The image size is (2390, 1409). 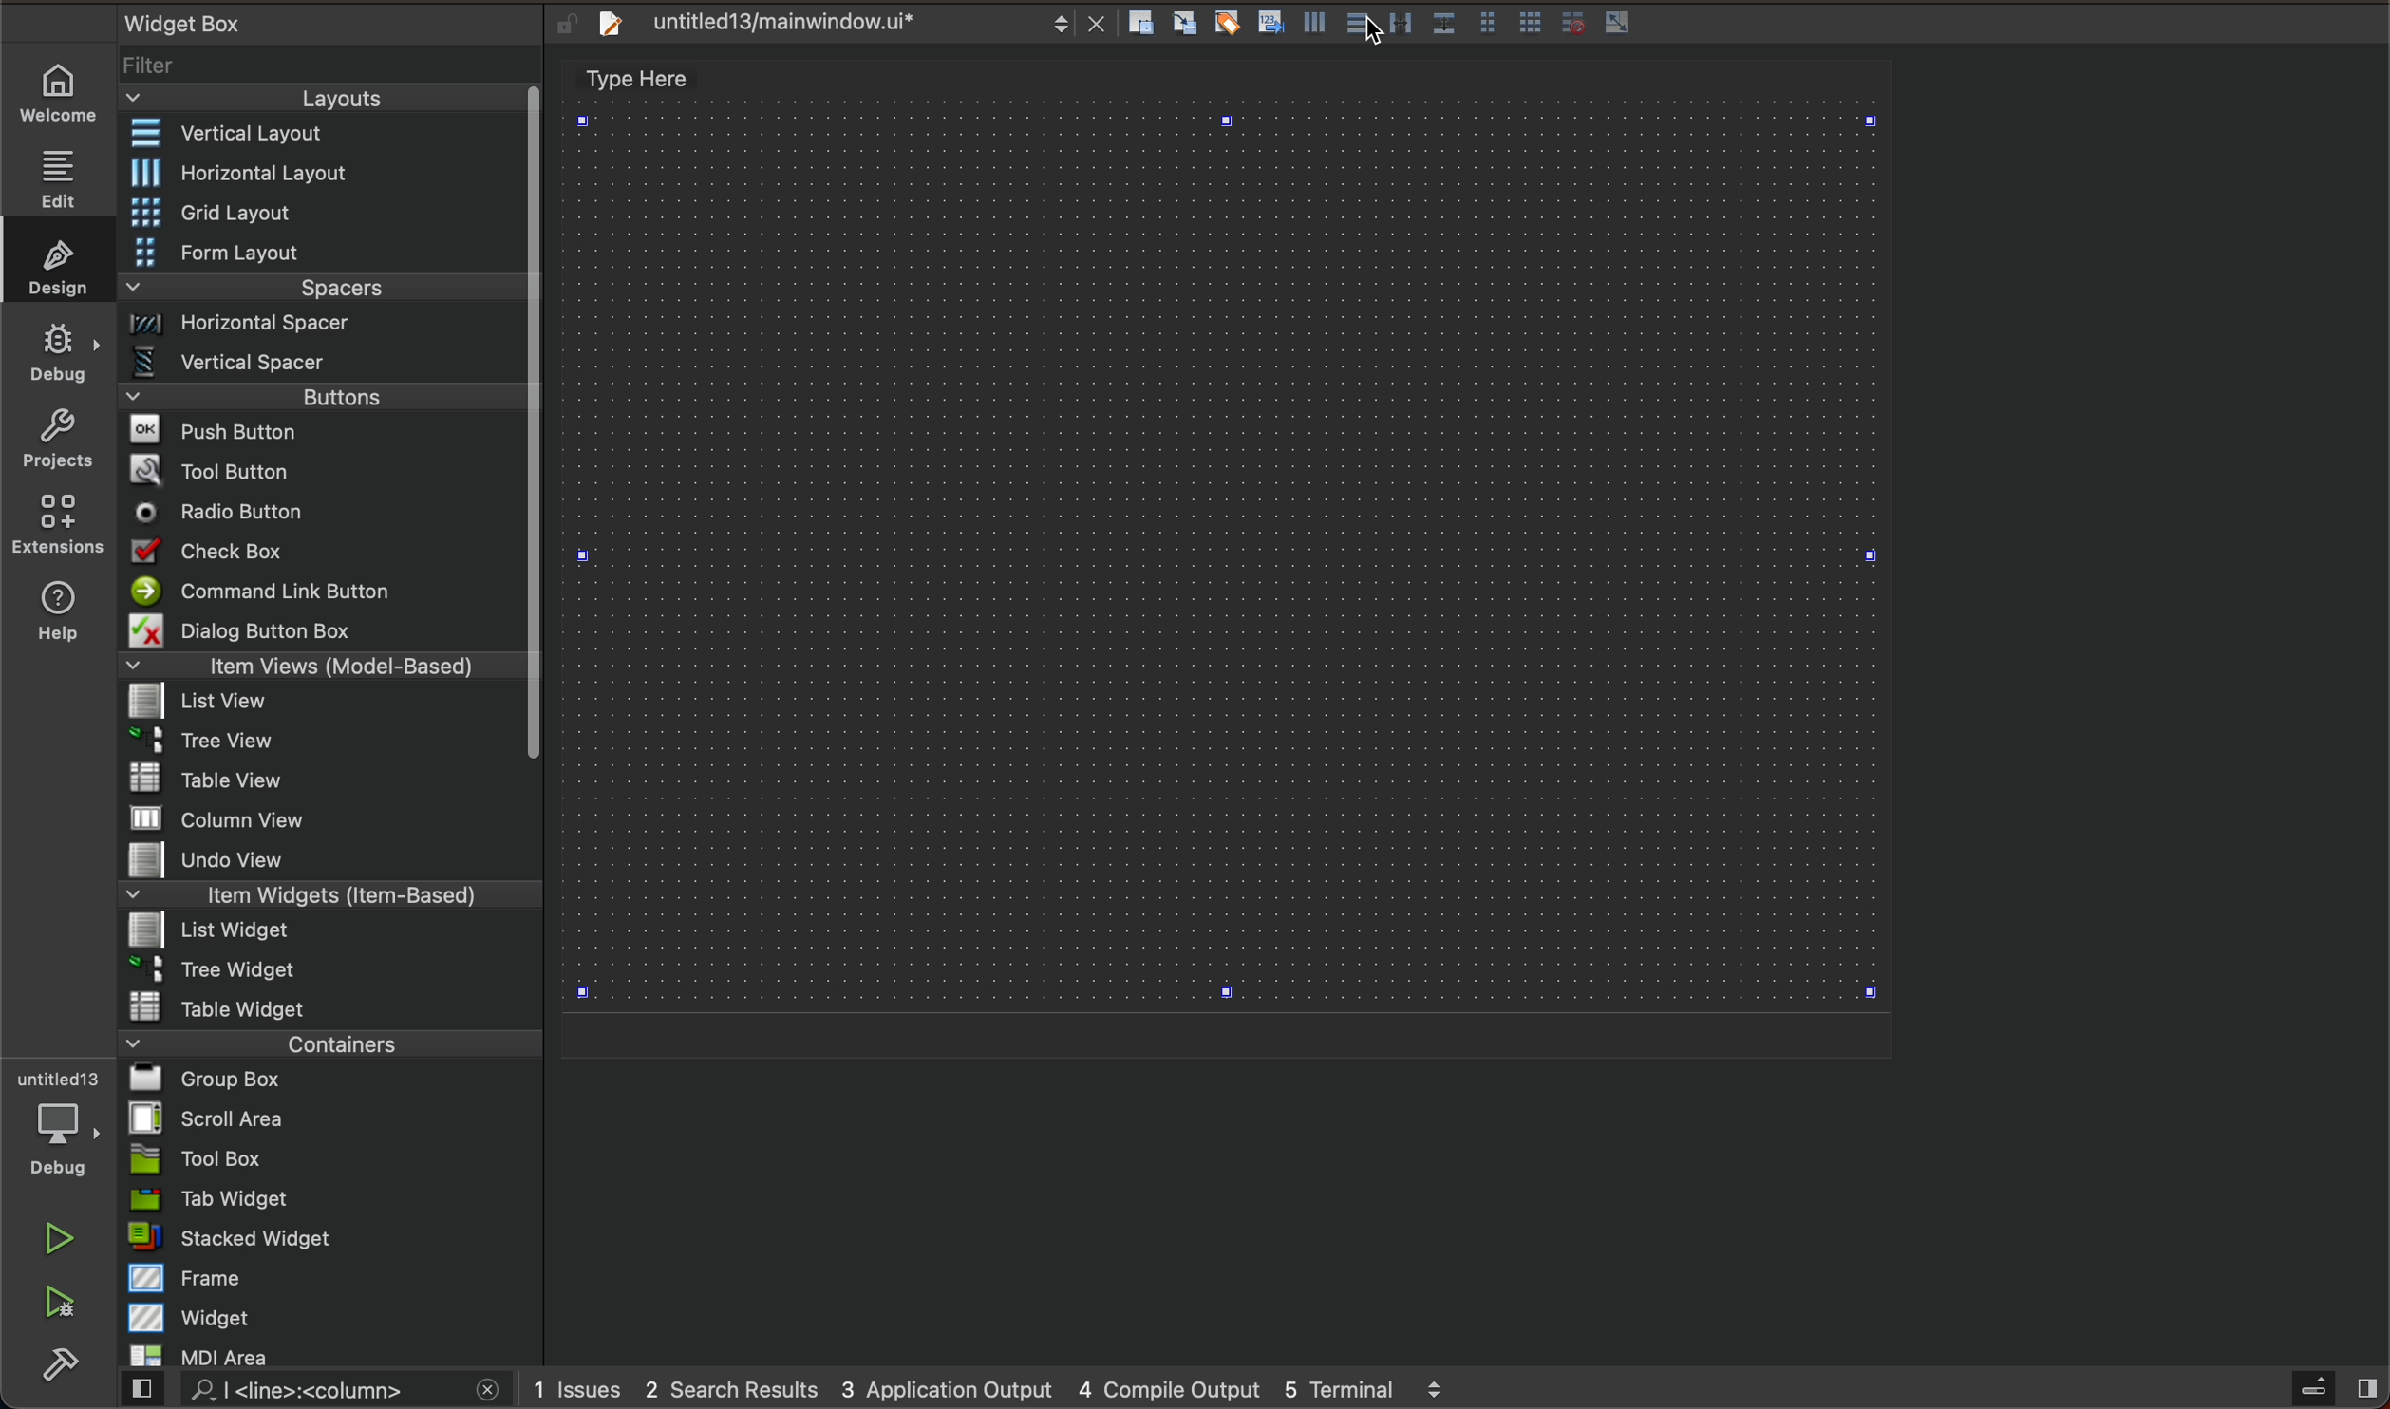 What do you see at coordinates (325, 1240) in the screenshot?
I see `stacked widget` at bounding box center [325, 1240].